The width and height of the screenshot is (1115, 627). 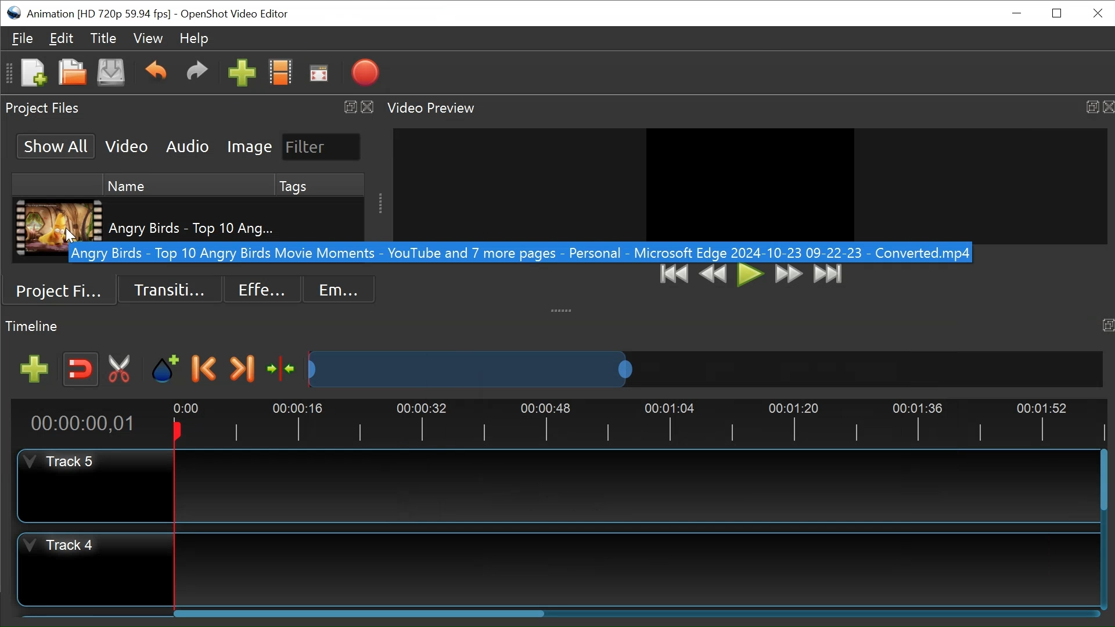 I want to click on Fast Forward, so click(x=789, y=275).